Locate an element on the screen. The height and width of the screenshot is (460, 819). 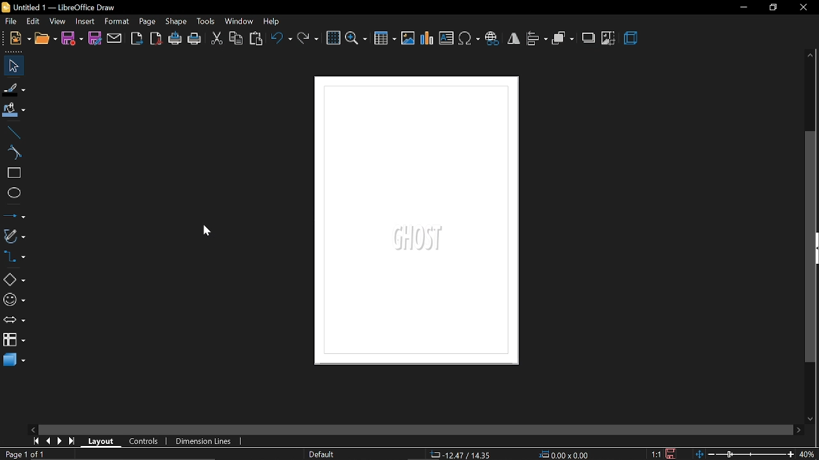
export as pdf is located at coordinates (156, 39).